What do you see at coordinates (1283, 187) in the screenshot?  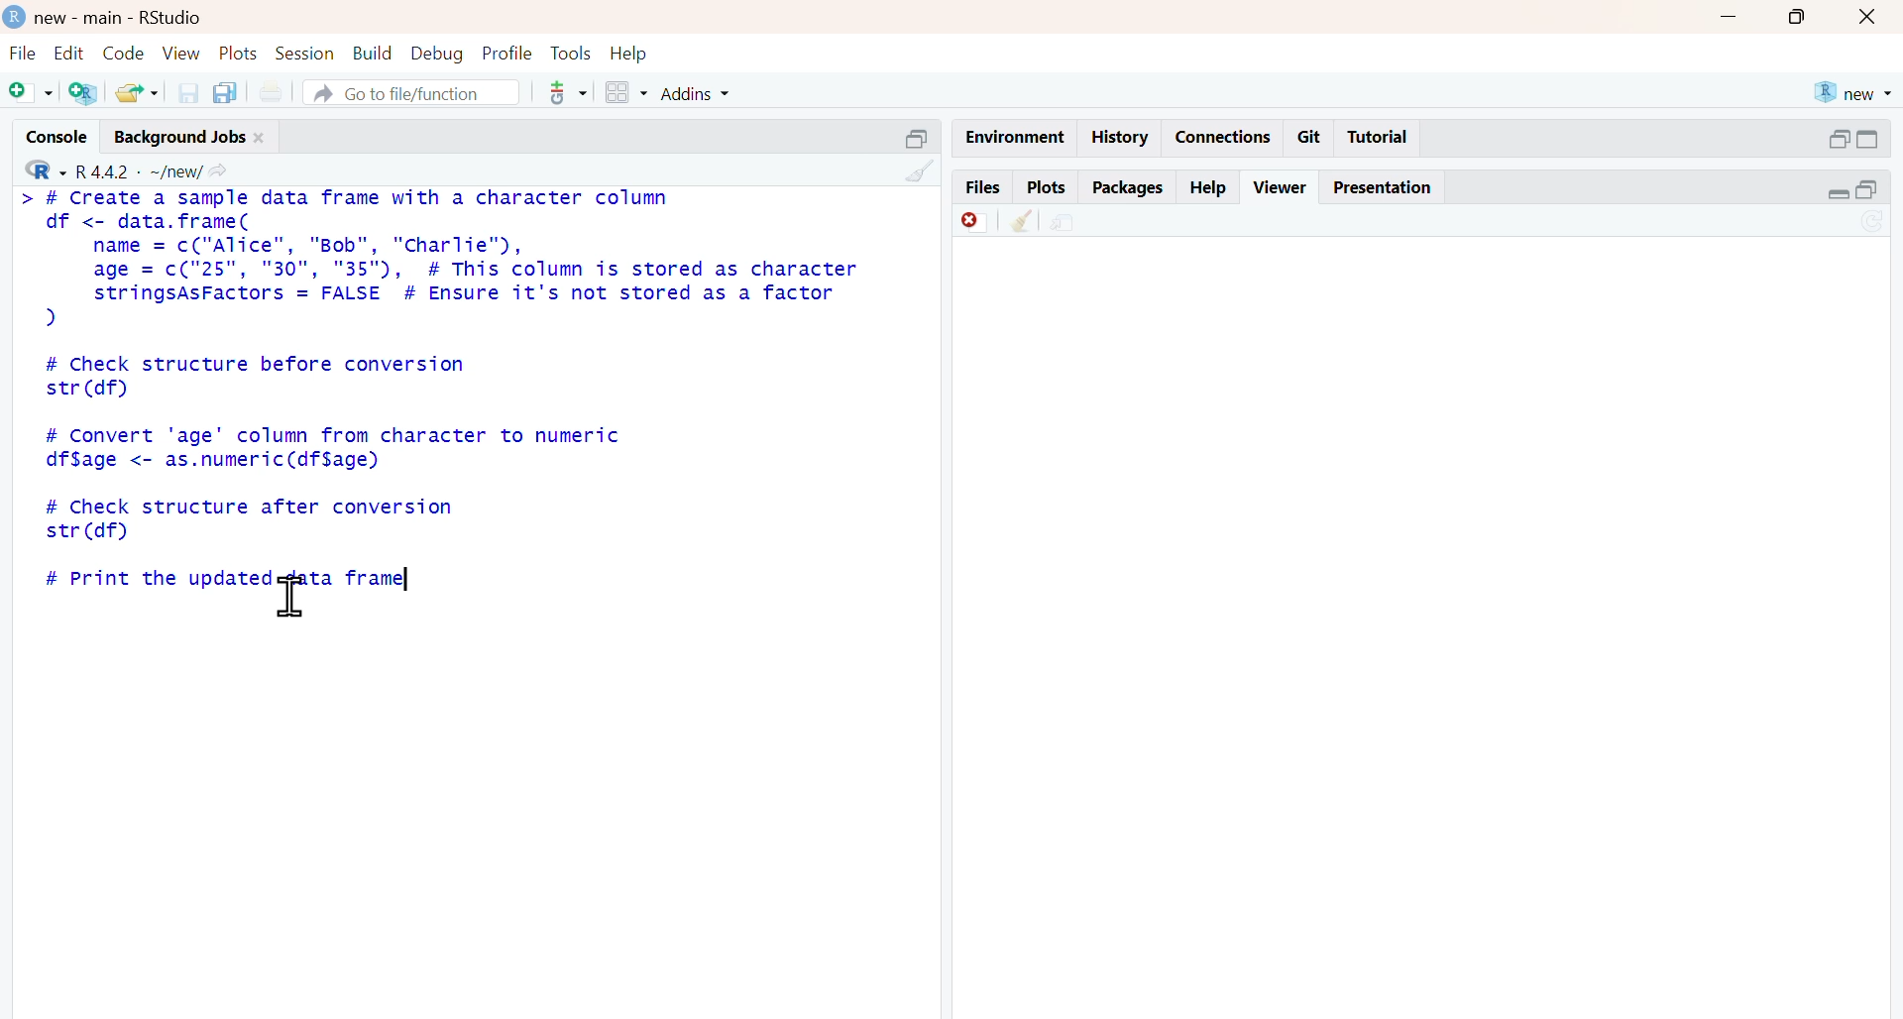 I see `viewer` at bounding box center [1283, 187].